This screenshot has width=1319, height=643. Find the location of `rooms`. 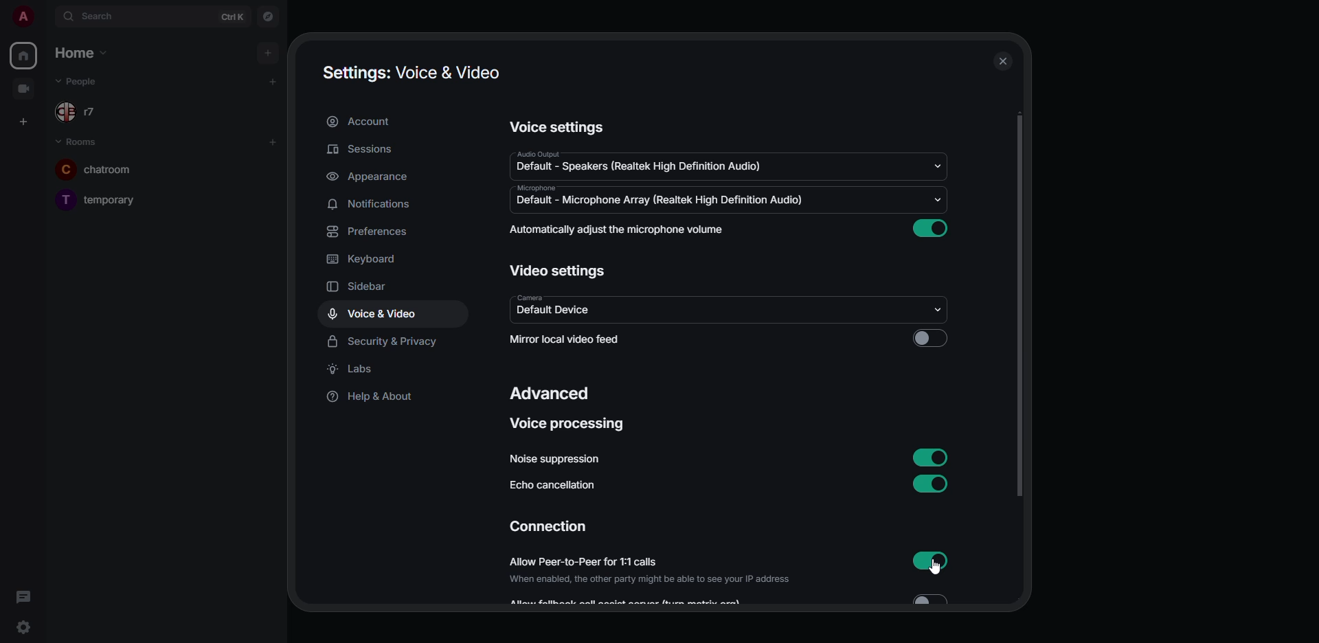

rooms is located at coordinates (81, 142).